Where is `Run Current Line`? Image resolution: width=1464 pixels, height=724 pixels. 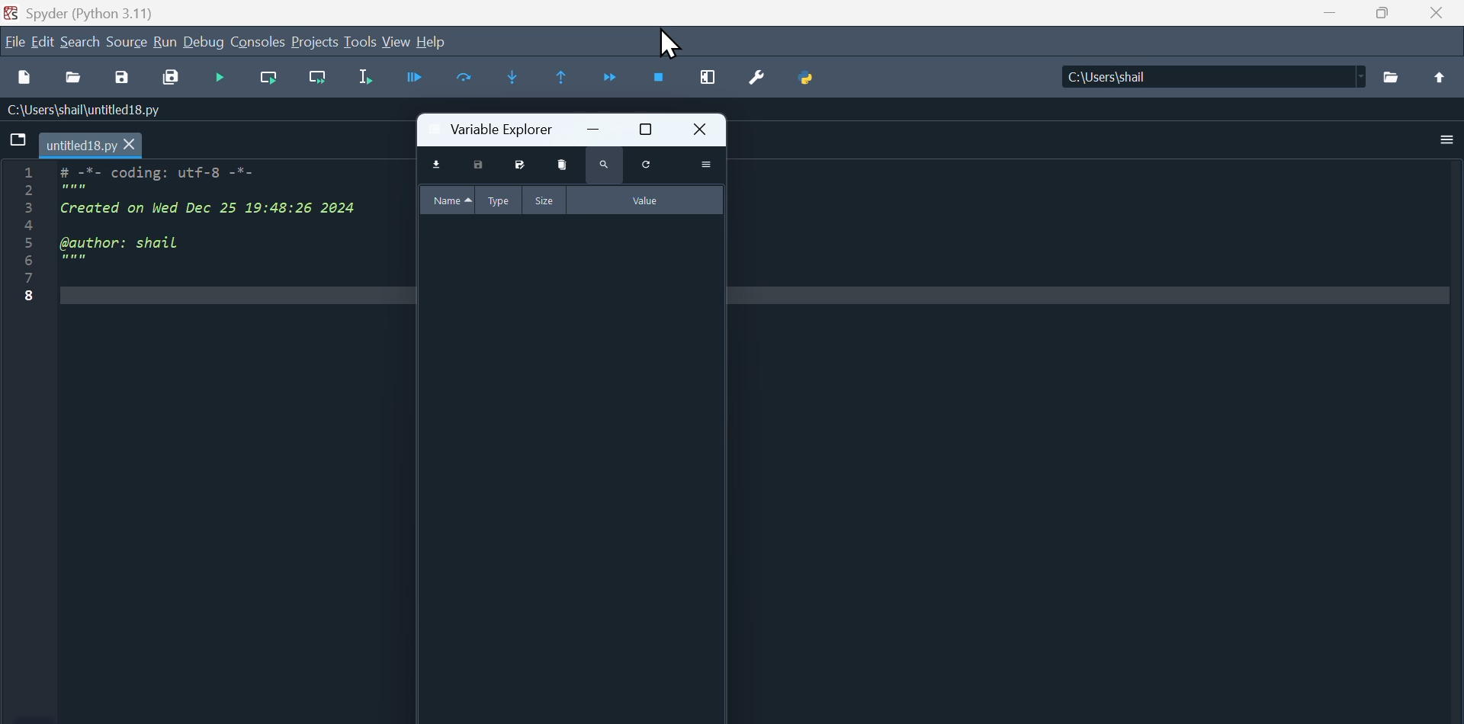
Run Current Line is located at coordinates (474, 82).